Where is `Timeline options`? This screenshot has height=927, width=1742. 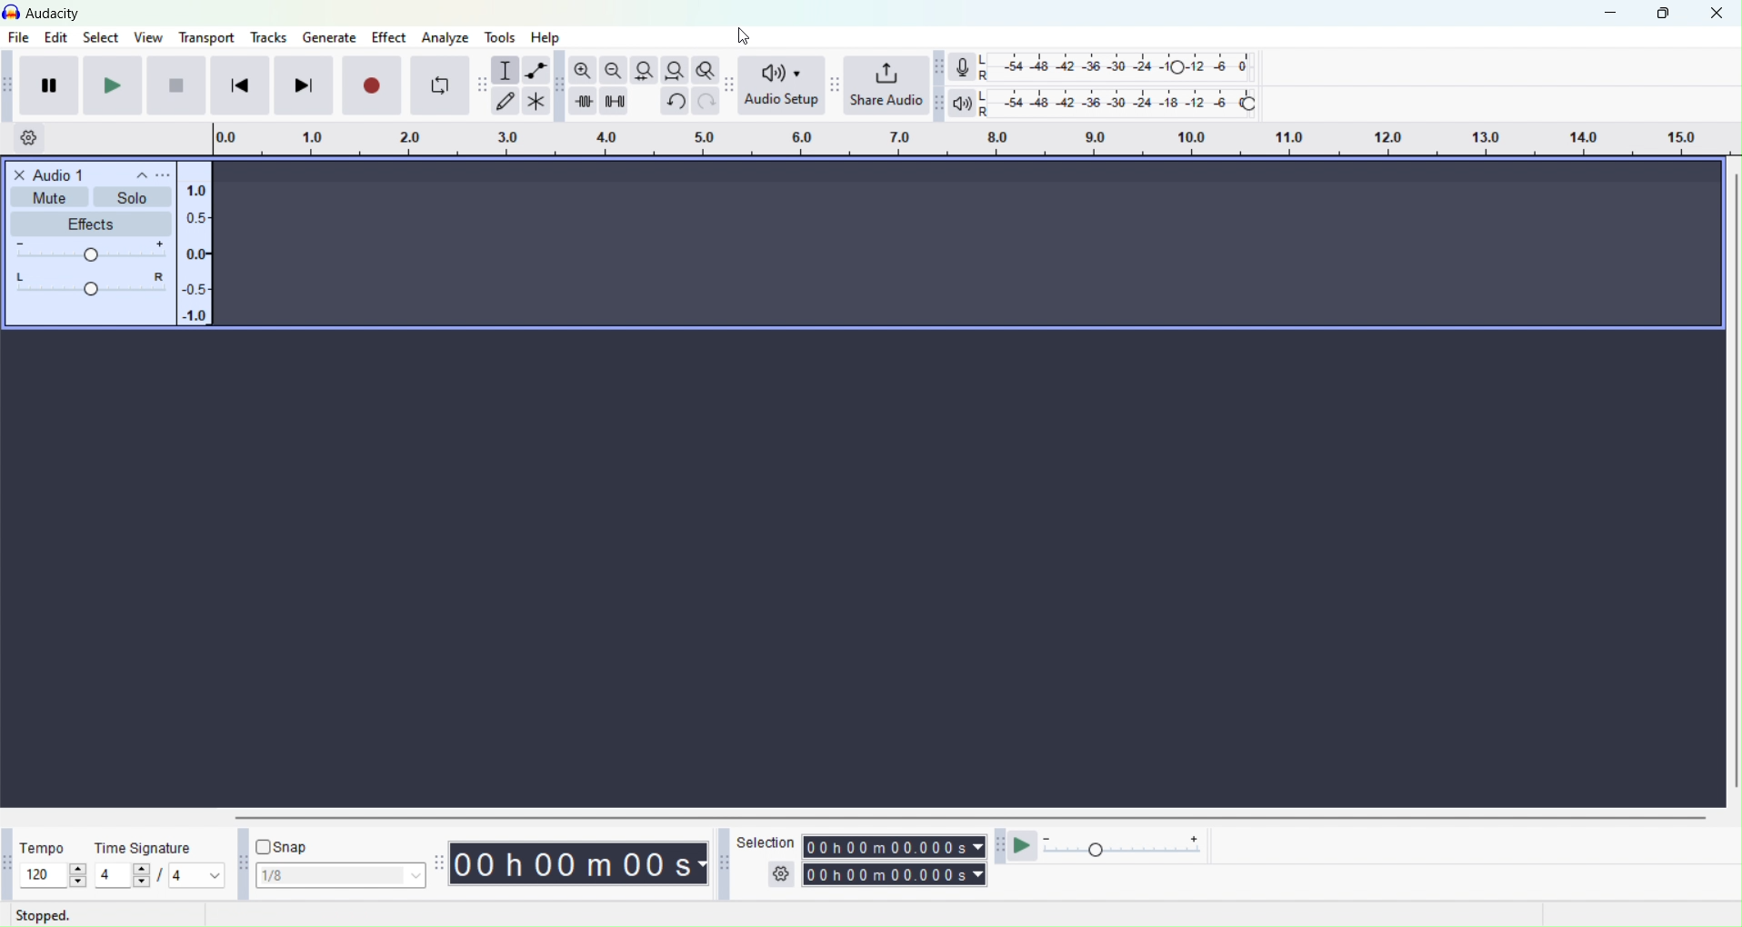 Timeline options is located at coordinates (25, 137).